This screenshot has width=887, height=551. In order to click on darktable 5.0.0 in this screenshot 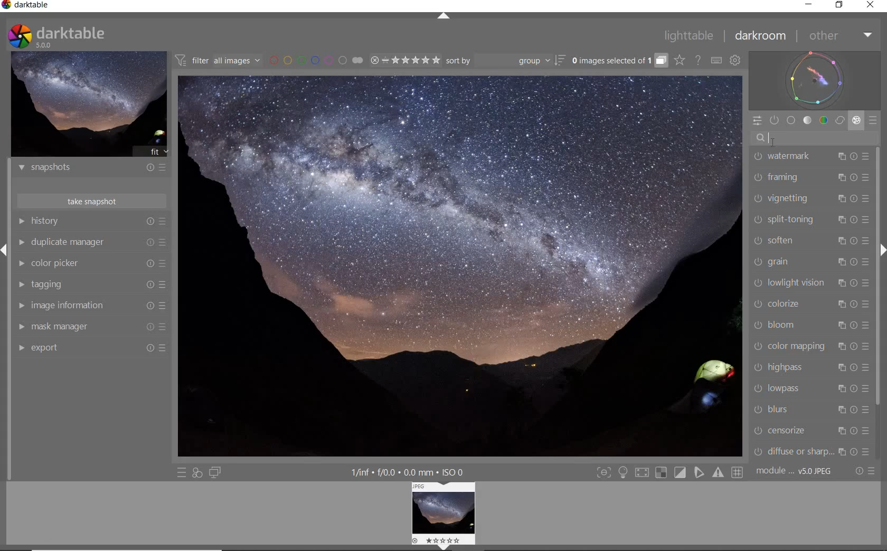, I will do `click(71, 36)`.